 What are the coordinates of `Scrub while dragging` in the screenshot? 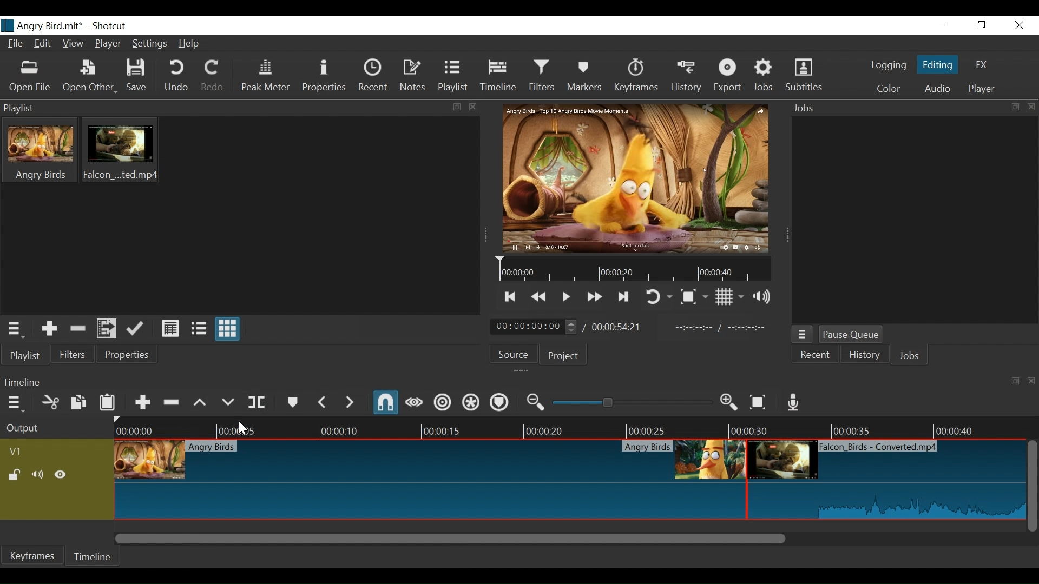 It's located at (414, 403).